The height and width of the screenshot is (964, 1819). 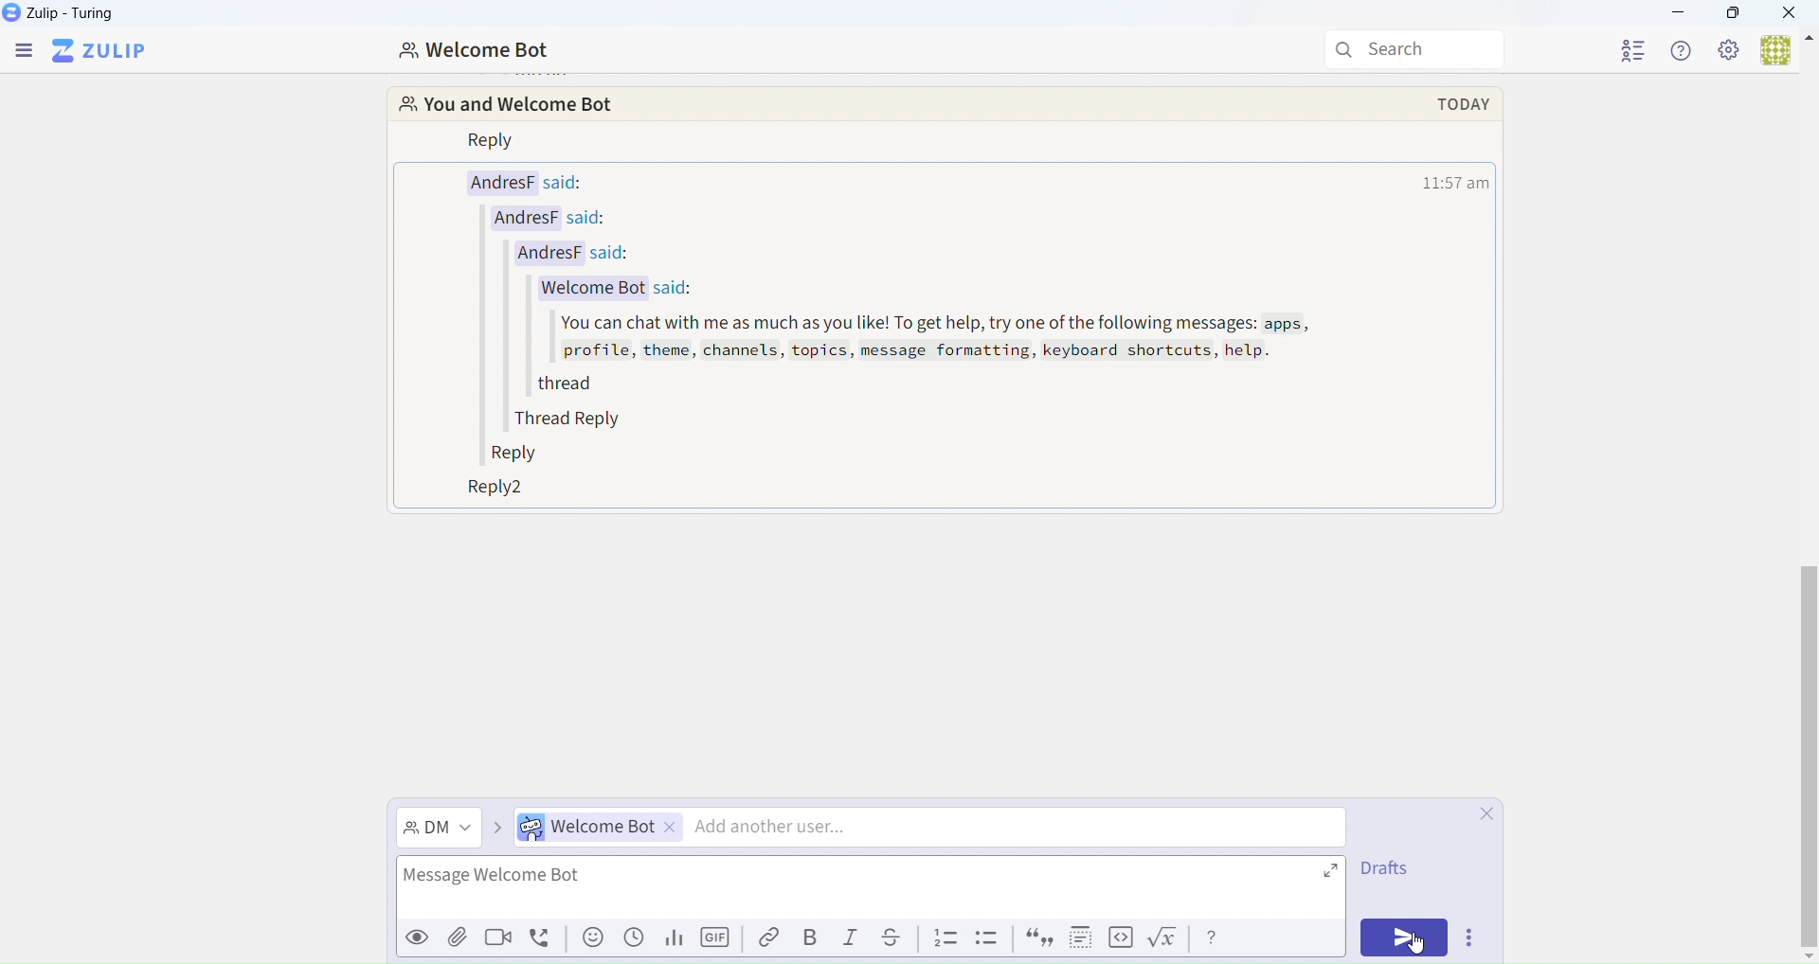 What do you see at coordinates (1167, 939) in the screenshot?
I see `formula` at bounding box center [1167, 939].